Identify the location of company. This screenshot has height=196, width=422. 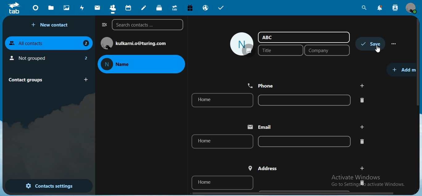
(327, 51).